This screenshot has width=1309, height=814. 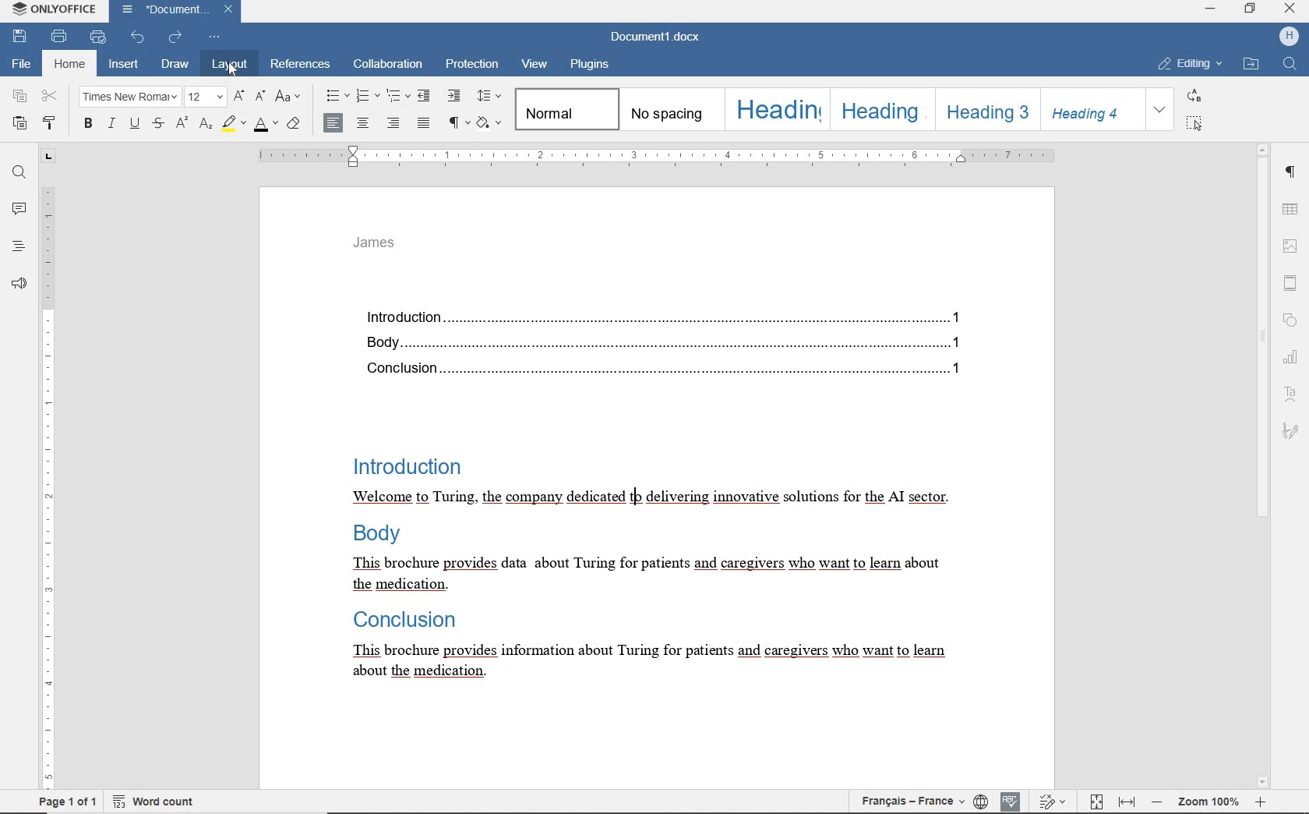 I want to click on paragraph settings, so click(x=1292, y=175).